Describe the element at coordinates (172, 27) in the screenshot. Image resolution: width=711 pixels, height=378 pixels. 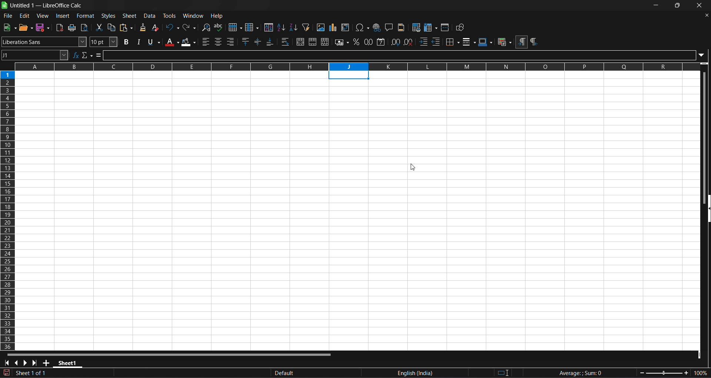
I see `undo` at that location.